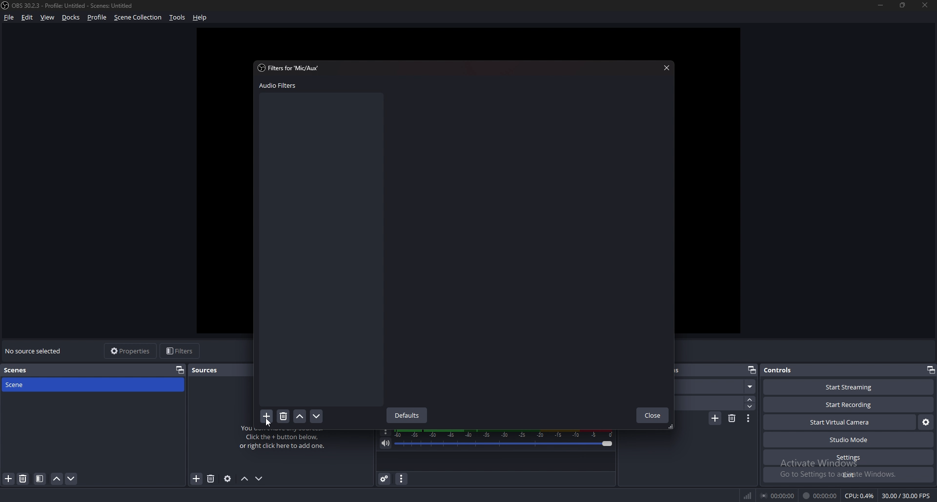  What do you see at coordinates (848, 387) in the screenshot?
I see `start streaming` at bounding box center [848, 387].